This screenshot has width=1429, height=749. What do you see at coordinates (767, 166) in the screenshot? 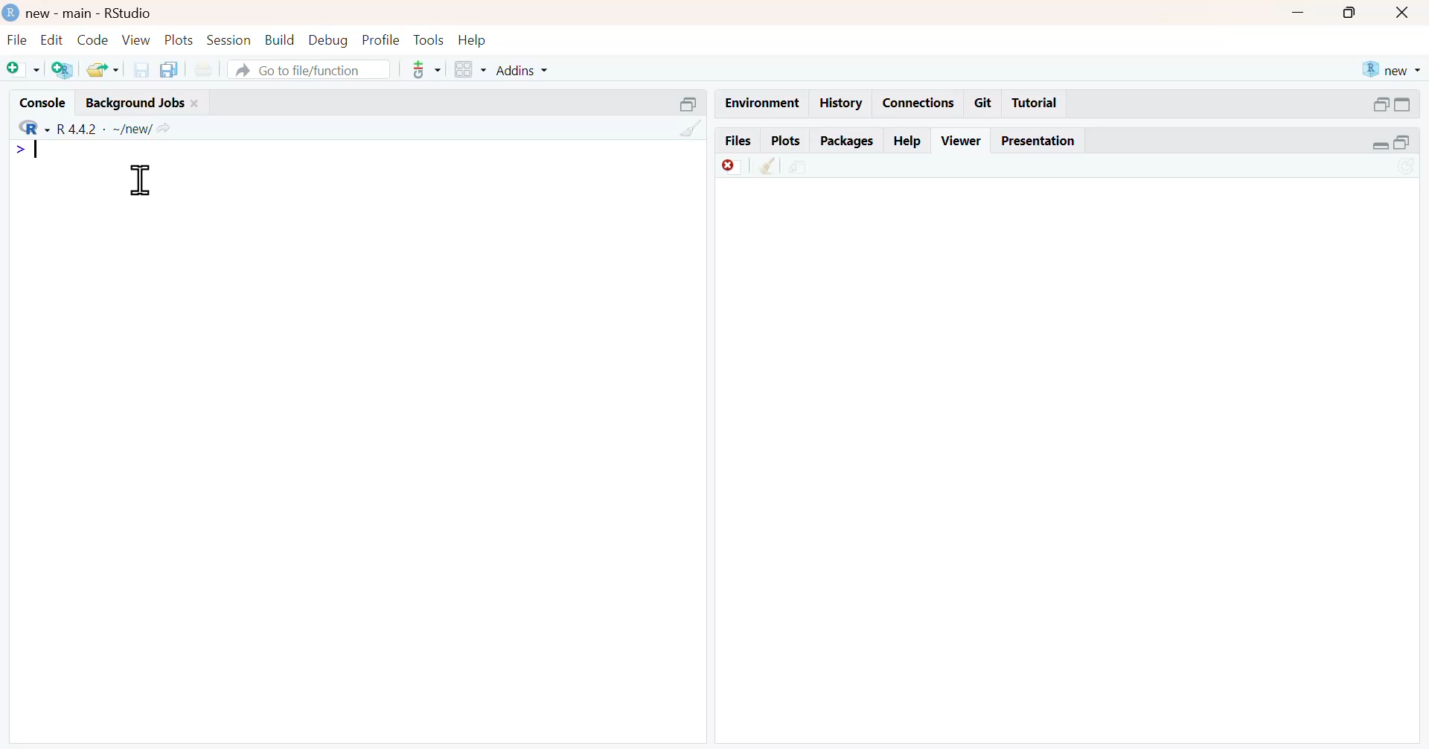
I see `clear all viewer items` at bounding box center [767, 166].